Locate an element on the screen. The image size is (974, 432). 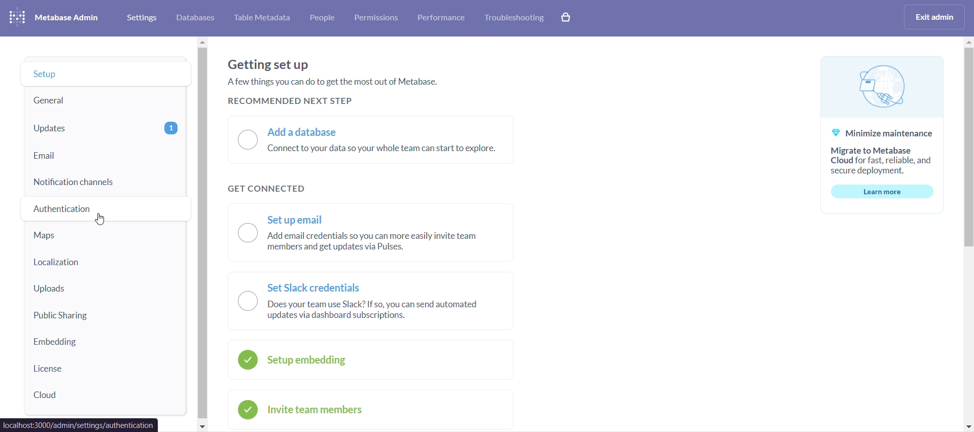
invite team members is located at coordinates (373, 410).